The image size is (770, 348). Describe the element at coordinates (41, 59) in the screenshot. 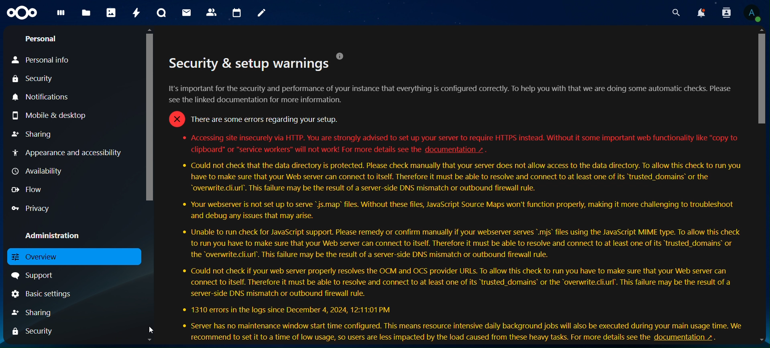

I see `personal info` at that location.